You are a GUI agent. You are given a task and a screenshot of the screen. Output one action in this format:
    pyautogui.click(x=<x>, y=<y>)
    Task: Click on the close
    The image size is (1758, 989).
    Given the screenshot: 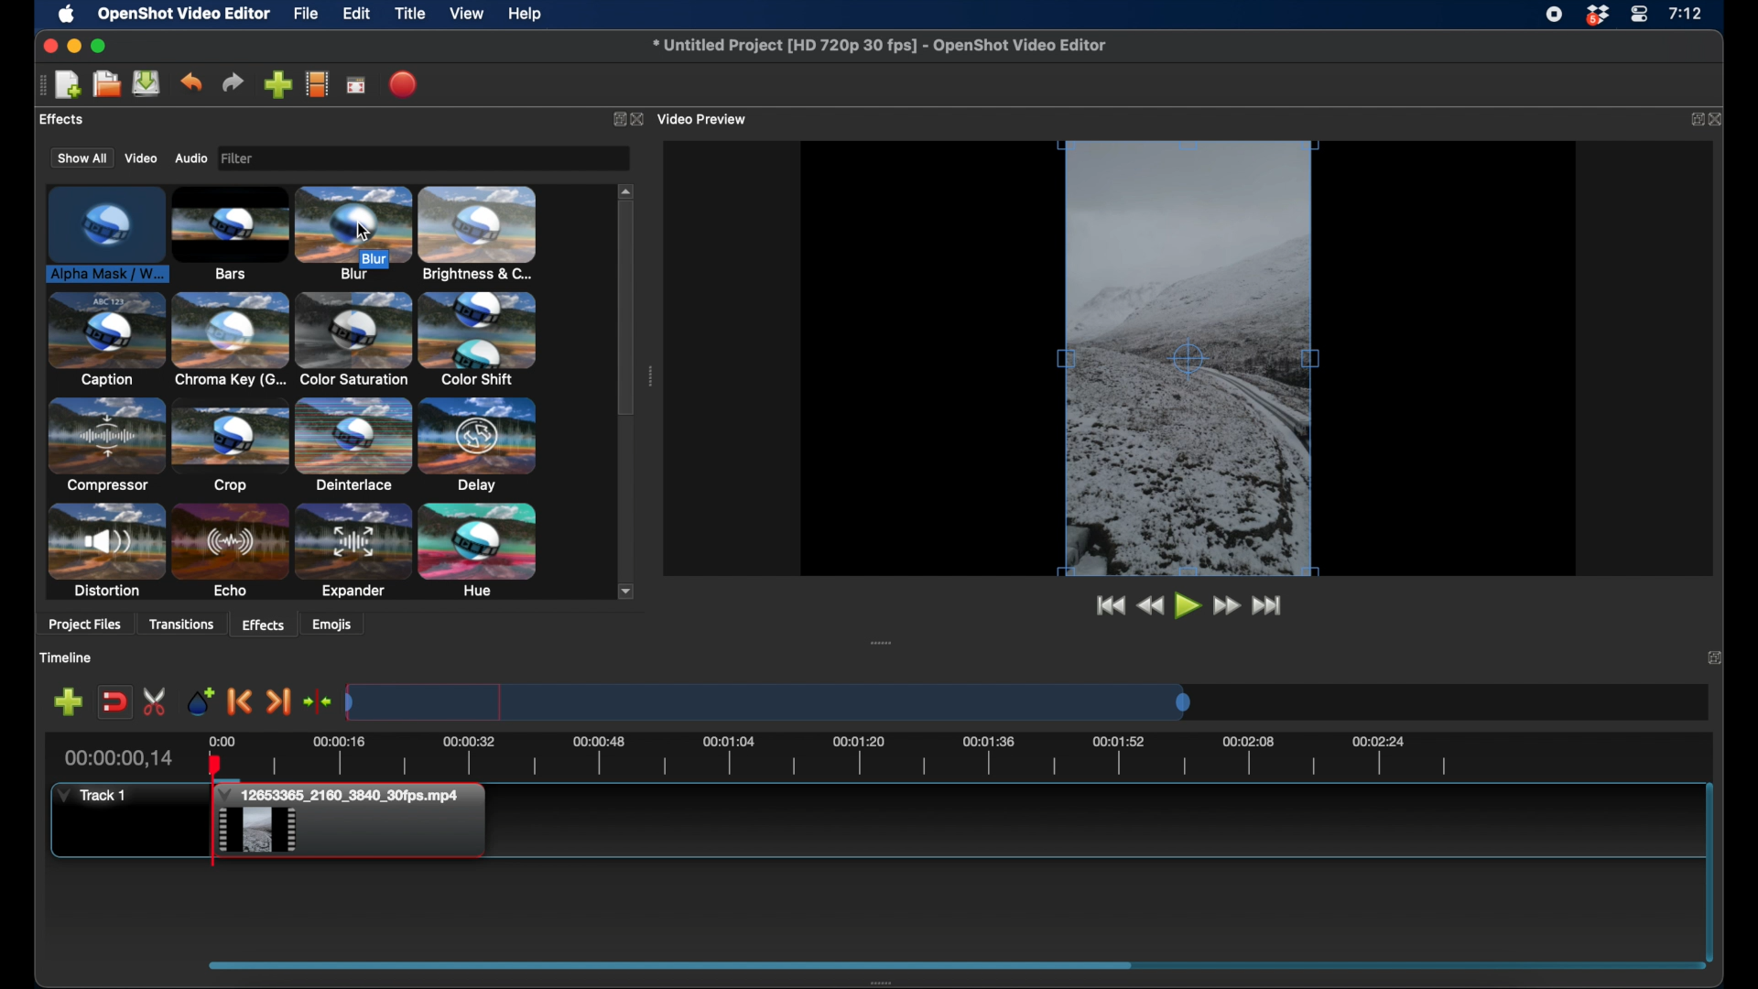 What is the action you would take?
    pyautogui.click(x=49, y=46)
    